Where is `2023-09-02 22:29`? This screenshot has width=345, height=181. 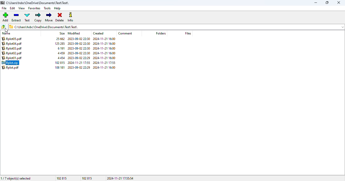 2023-09-02 22:29 is located at coordinates (79, 58).